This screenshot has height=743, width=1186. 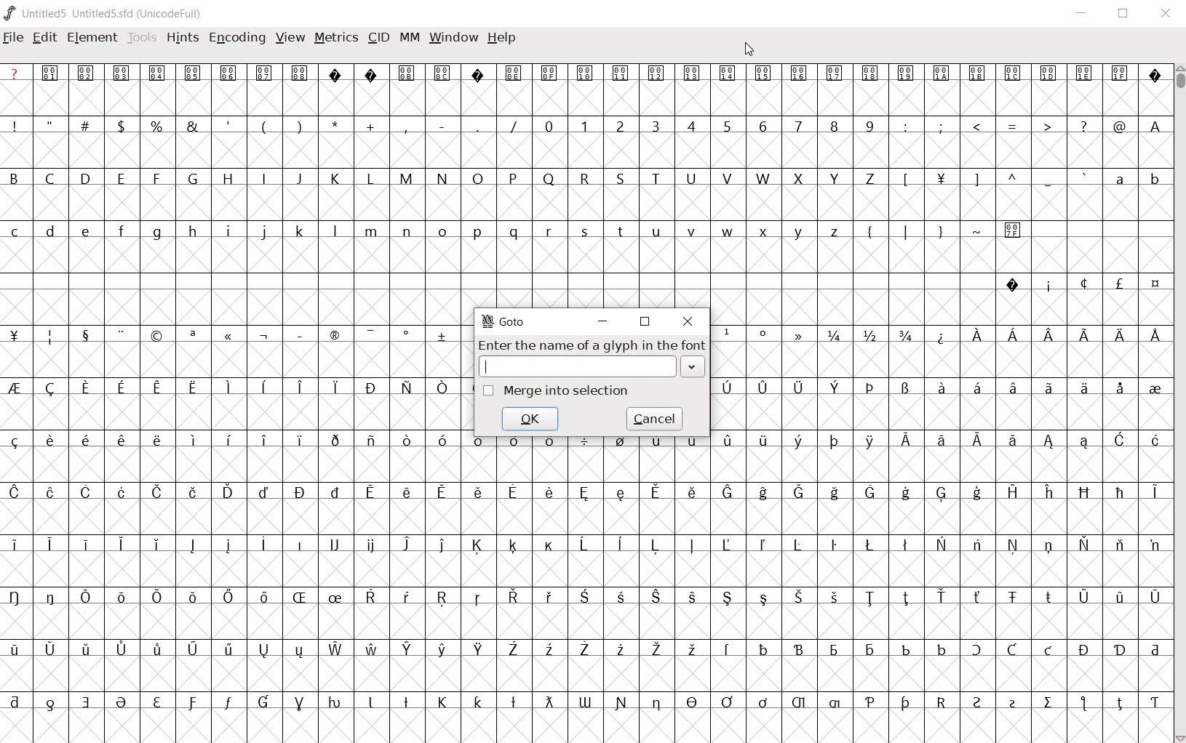 What do you see at coordinates (370, 648) in the screenshot?
I see `Symbol` at bounding box center [370, 648].